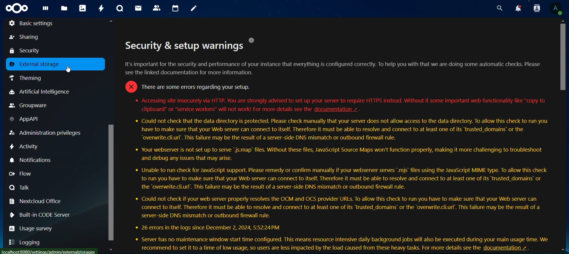  Describe the element at coordinates (499, 8) in the screenshot. I see `search` at that location.